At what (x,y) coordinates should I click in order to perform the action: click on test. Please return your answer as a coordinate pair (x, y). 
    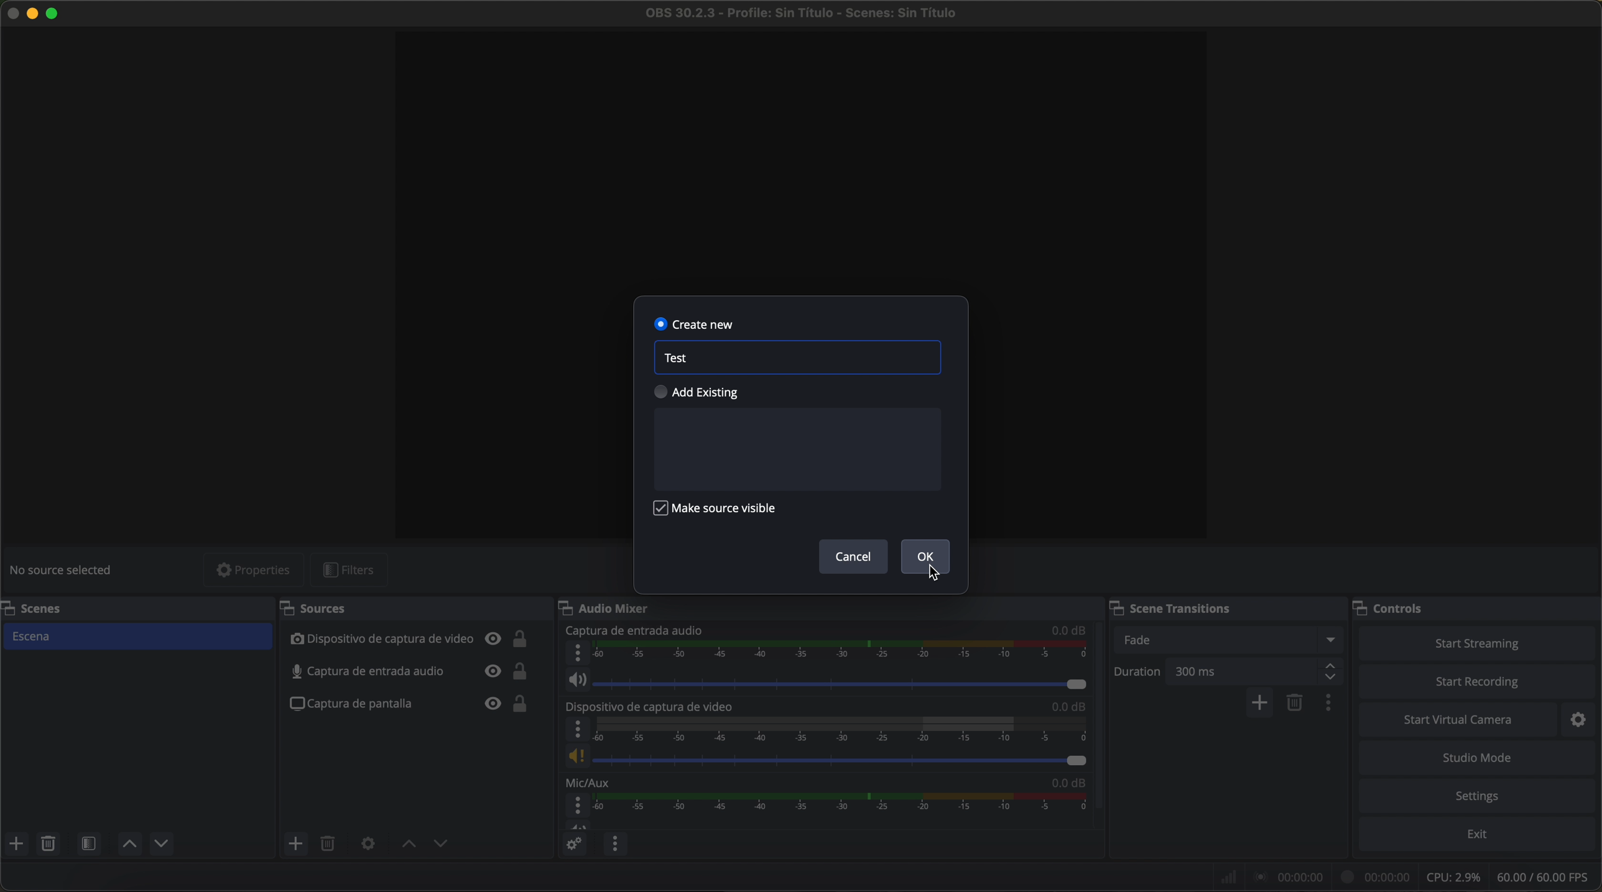
    Looking at the image, I should click on (677, 358).